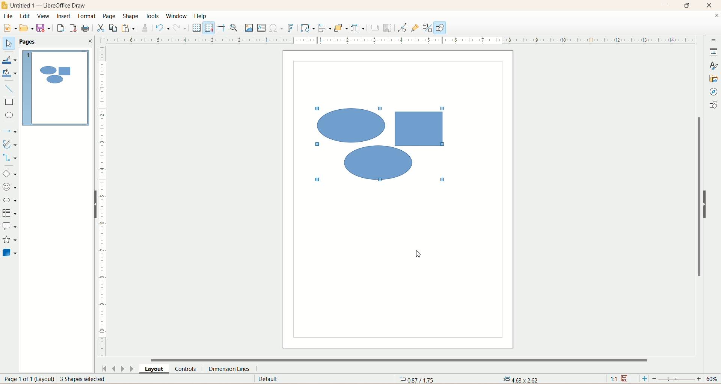 This screenshot has height=384, width=721. What do you see at coordinates (644, 379) in the screenshot?
I see `fit page` at bounding box center [644, 379].